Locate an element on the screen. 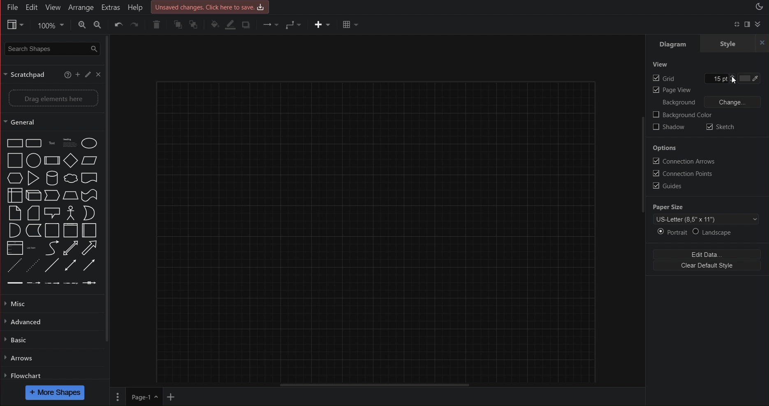 Image resolution: width=769 pixels, height=406 pixels. Unsaved Changes Click to save is located at coordinates (211, 7).